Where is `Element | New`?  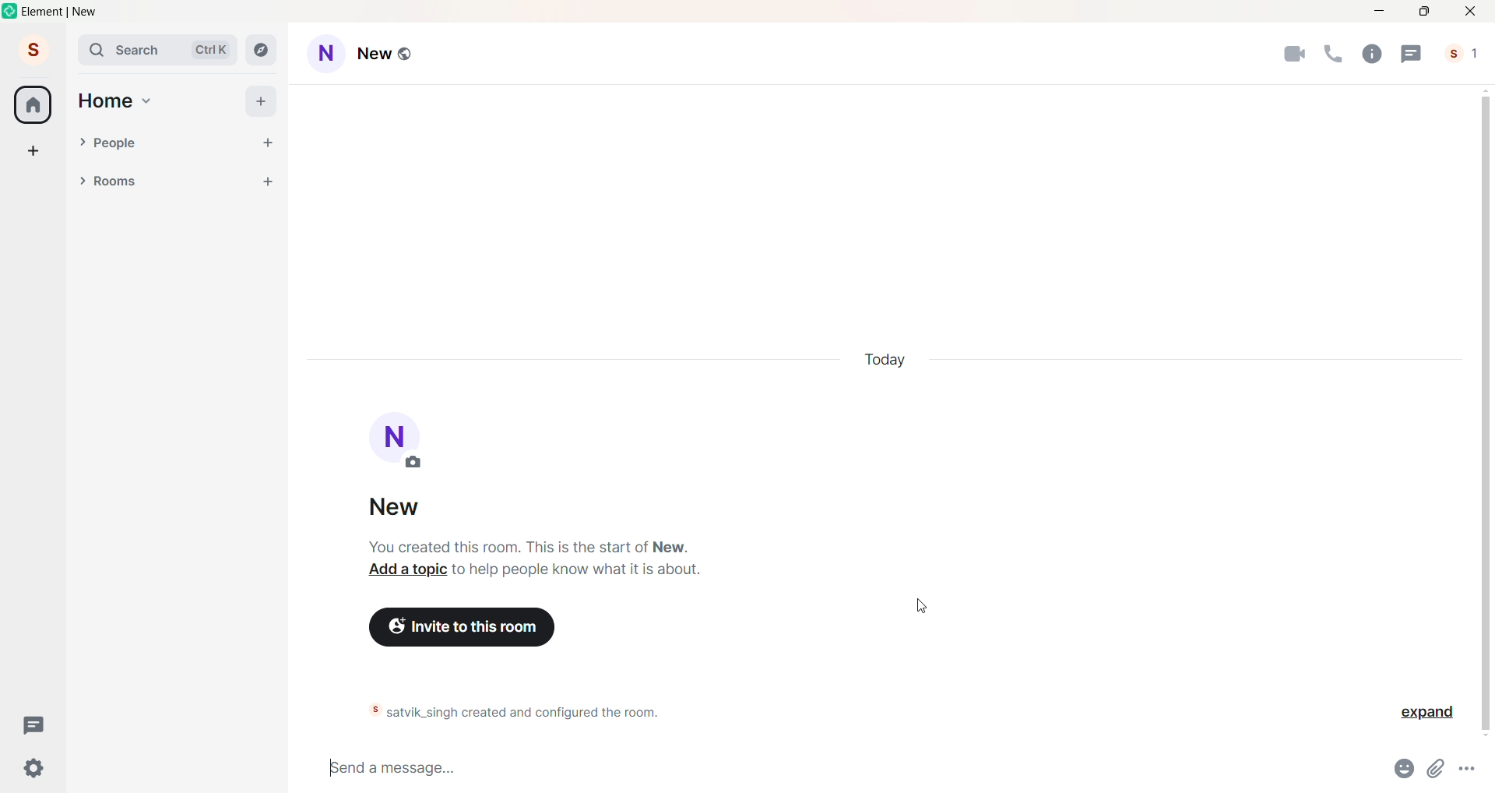
Element | New is located at coordinates (62, 12).